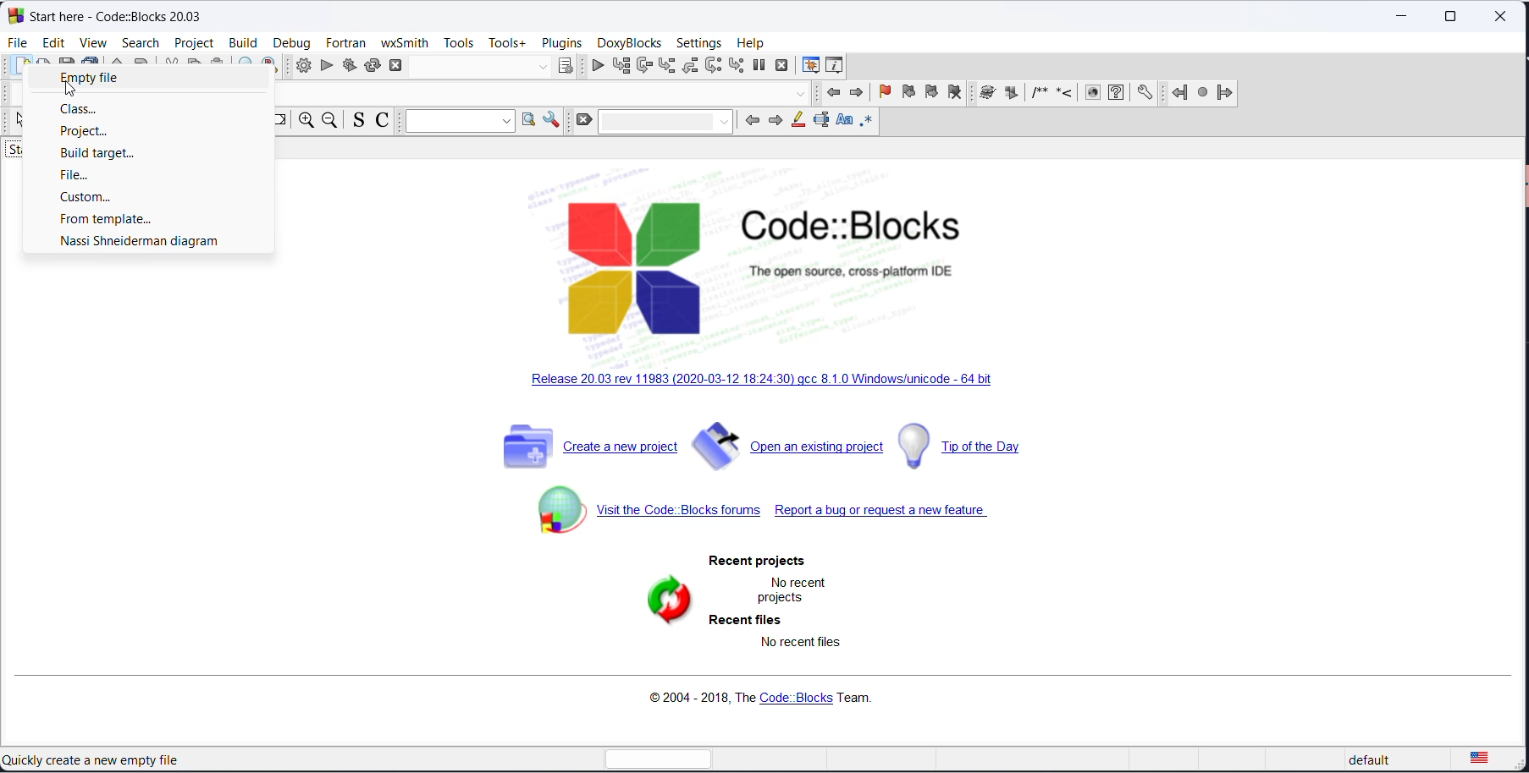 The width and height of the screenshot is (1529, 773). What do you see at coordinates (1404, 19) in the screenshot?
I see `minimize` at bounding box center [1404, 19].